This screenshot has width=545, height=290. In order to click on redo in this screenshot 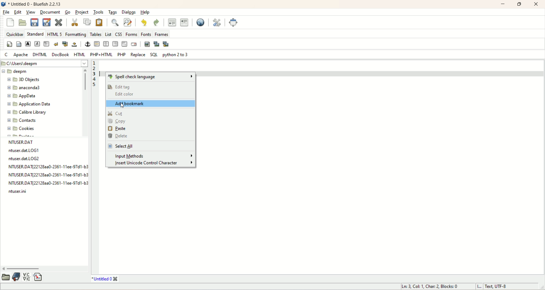, I will do `click(155, 22)`.